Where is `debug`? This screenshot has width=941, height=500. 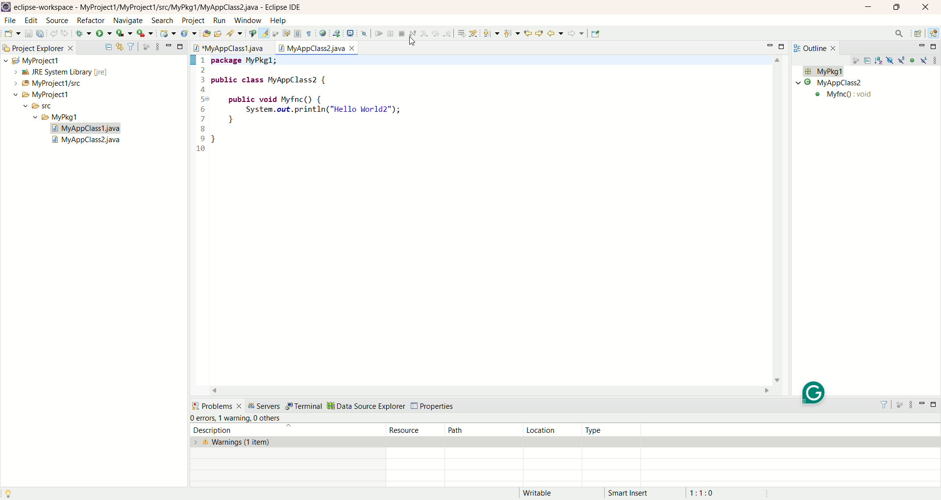
debug is located at coordinates (84, 35).